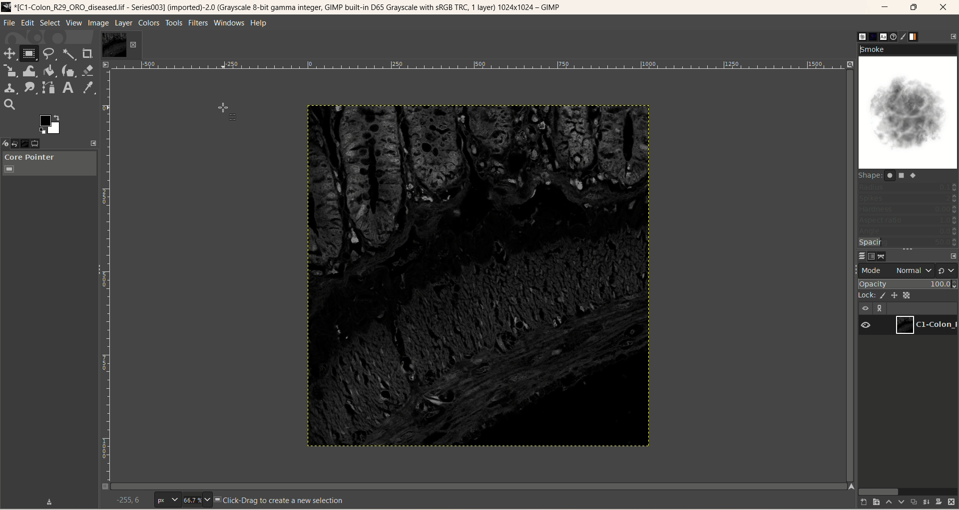 The width and height of the screenshot is (959, 510). What do you see at coordinates (883, 296) in the screenshot?
I see `lock pixel` at bounding box center [883, 296].